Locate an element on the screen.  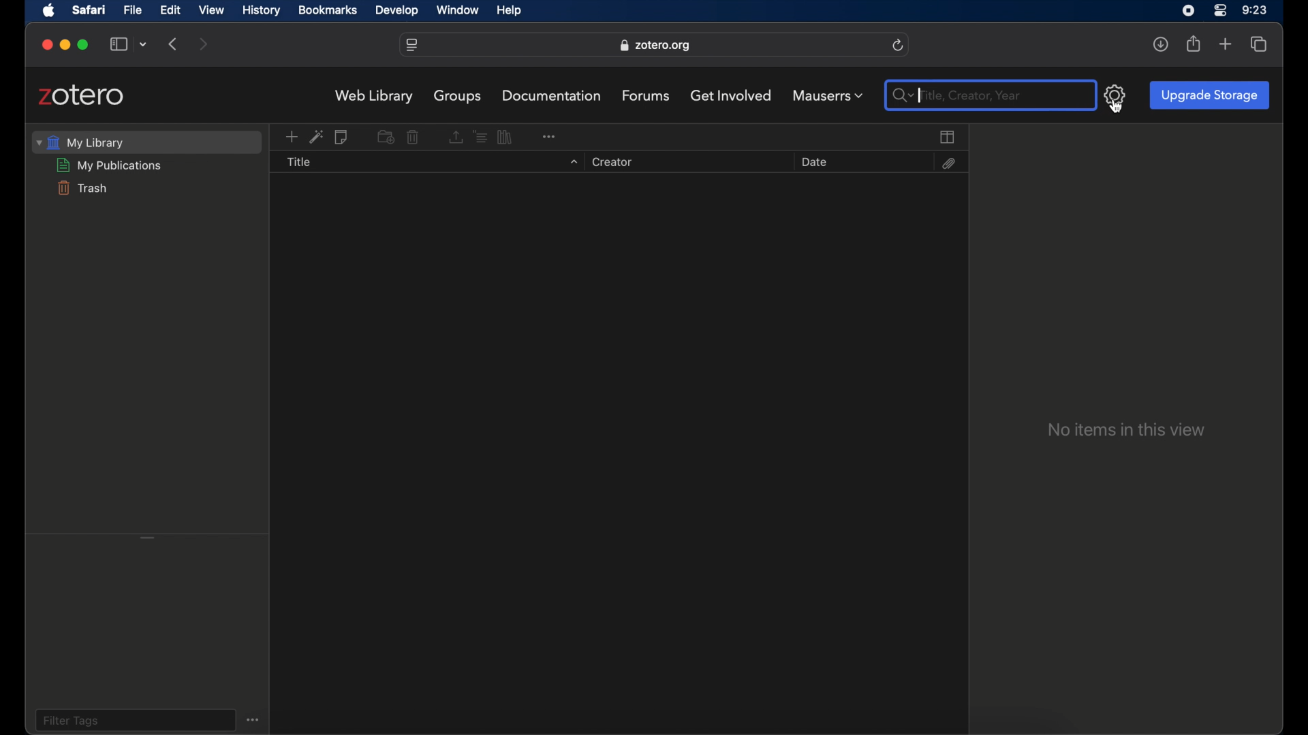
mauserrs is located at coordinates (827, 95).